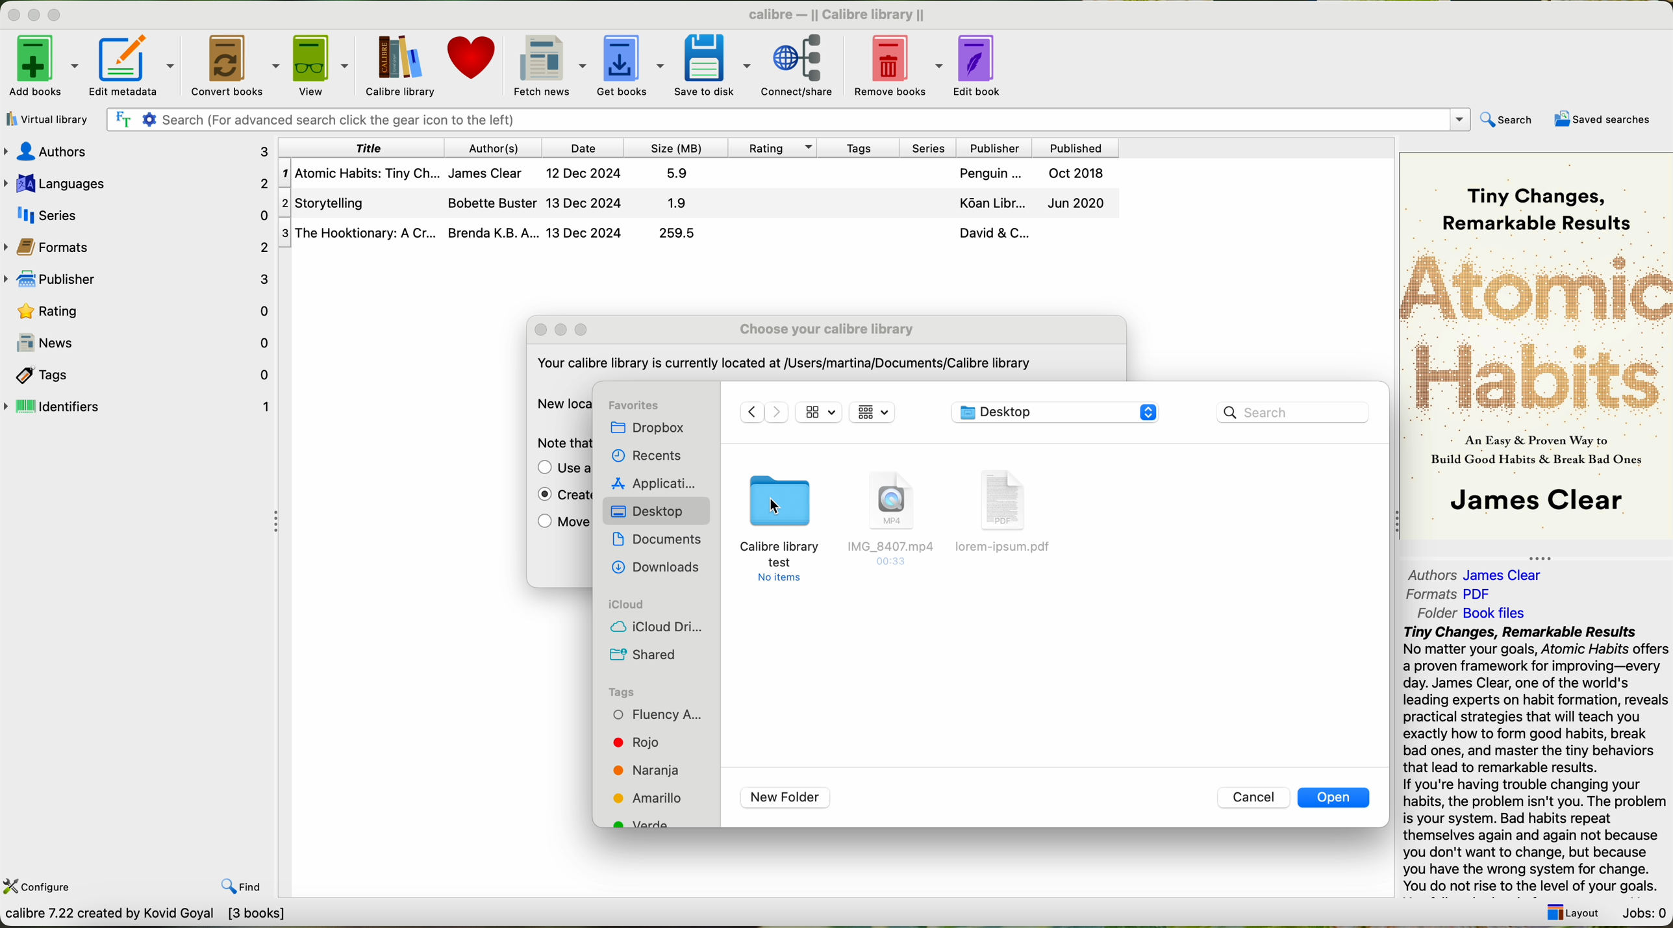 The image size is (1673, 928). I want to click on search bar, so click(1291, 412).